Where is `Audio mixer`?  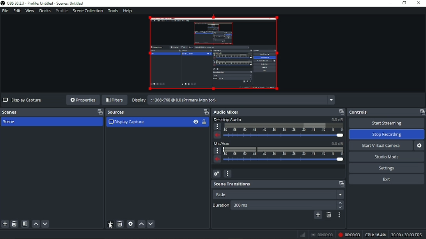
Audio mixer is located at coordinates (279, 111).